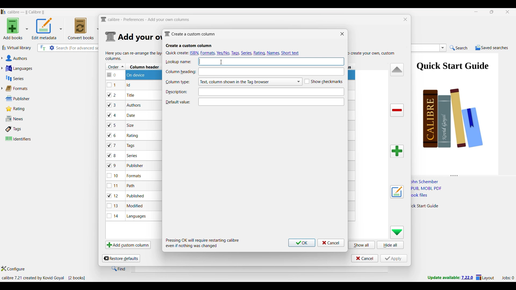 The image size is (516, 290). I want to click on Add column, so click(397, 151).